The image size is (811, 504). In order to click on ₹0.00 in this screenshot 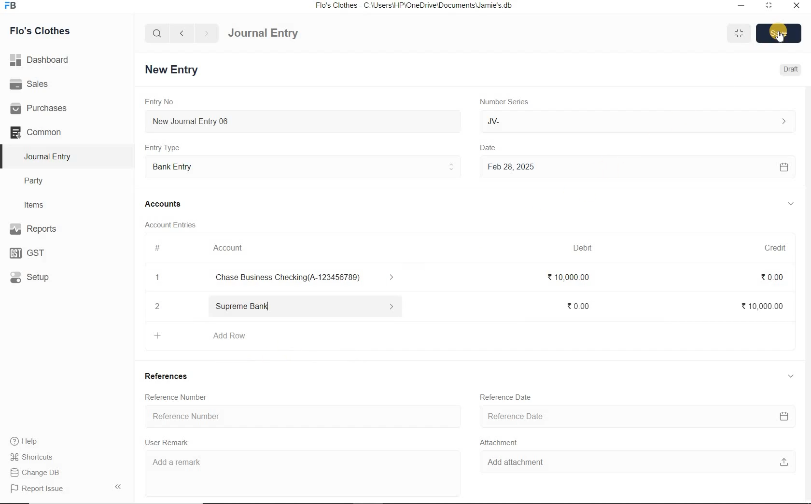, I will do `click(579, 305)`.